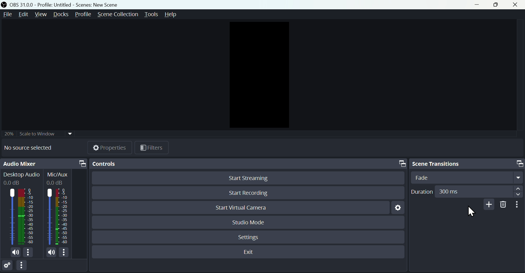 The height and width of the screenshot is (273, 525). Describe the element at coordinates (61, 14) in the screenshot. I see `Docks` at that location.